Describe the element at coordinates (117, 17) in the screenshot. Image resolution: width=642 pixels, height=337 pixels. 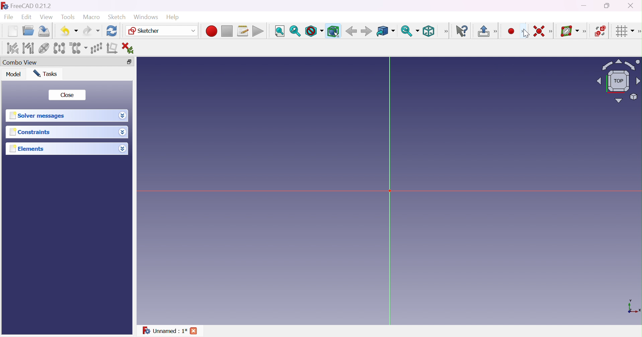
I see `Sketch` at that location.